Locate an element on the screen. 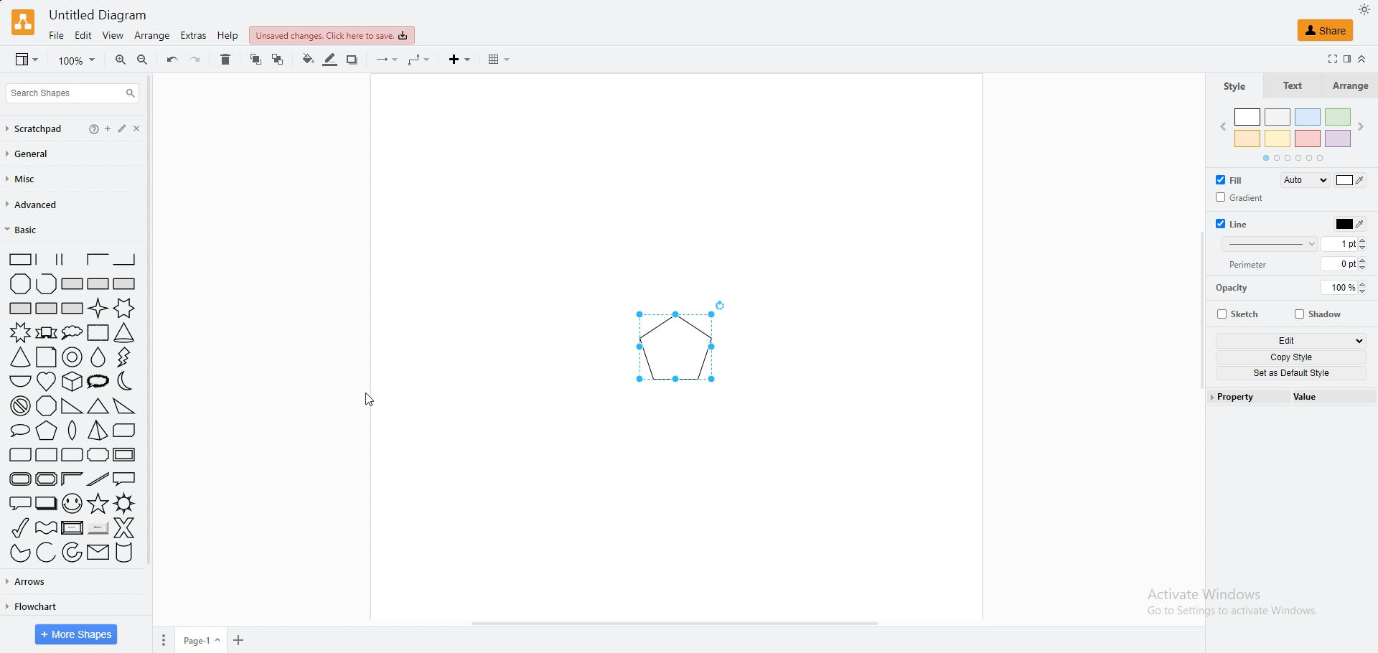 This screenshot has width=1378, height=653. rectangle with horizontal fill is located at coordinates (20, 307).